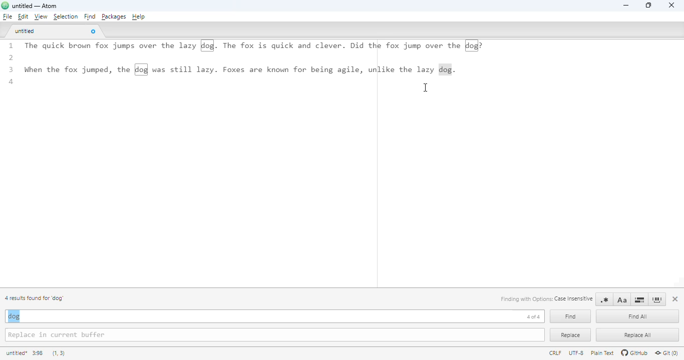  I want to click on edit, so click(23, 16).